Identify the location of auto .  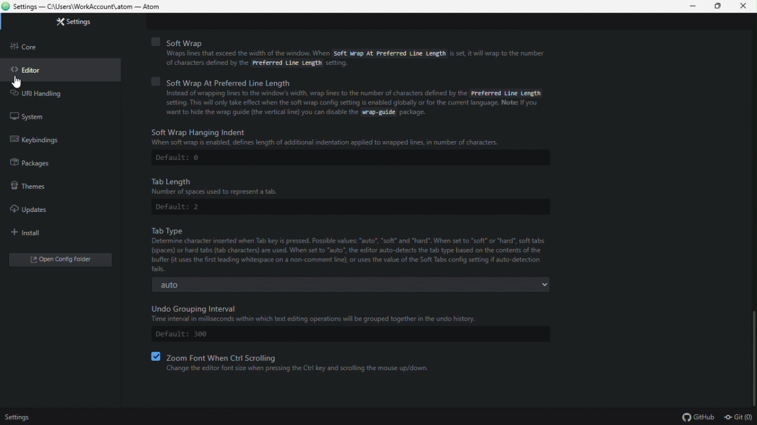
(354, 286).